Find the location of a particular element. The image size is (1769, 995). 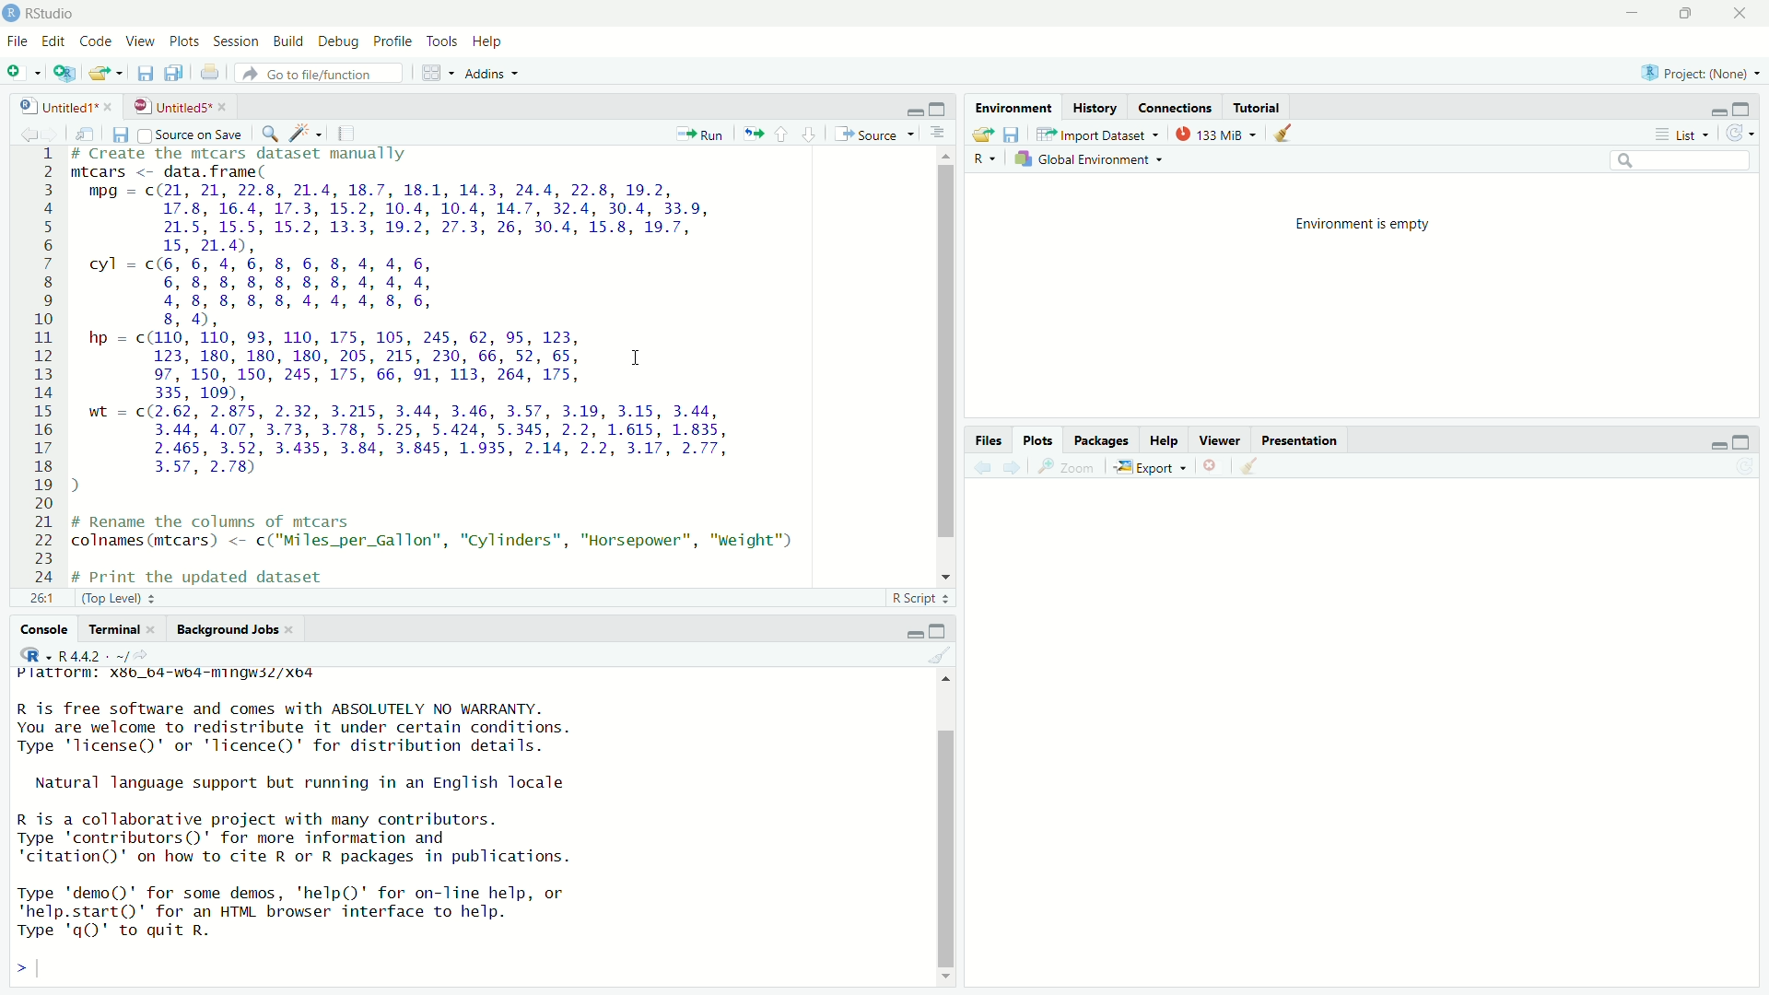

minimise is located at coordinates (1706, 445).